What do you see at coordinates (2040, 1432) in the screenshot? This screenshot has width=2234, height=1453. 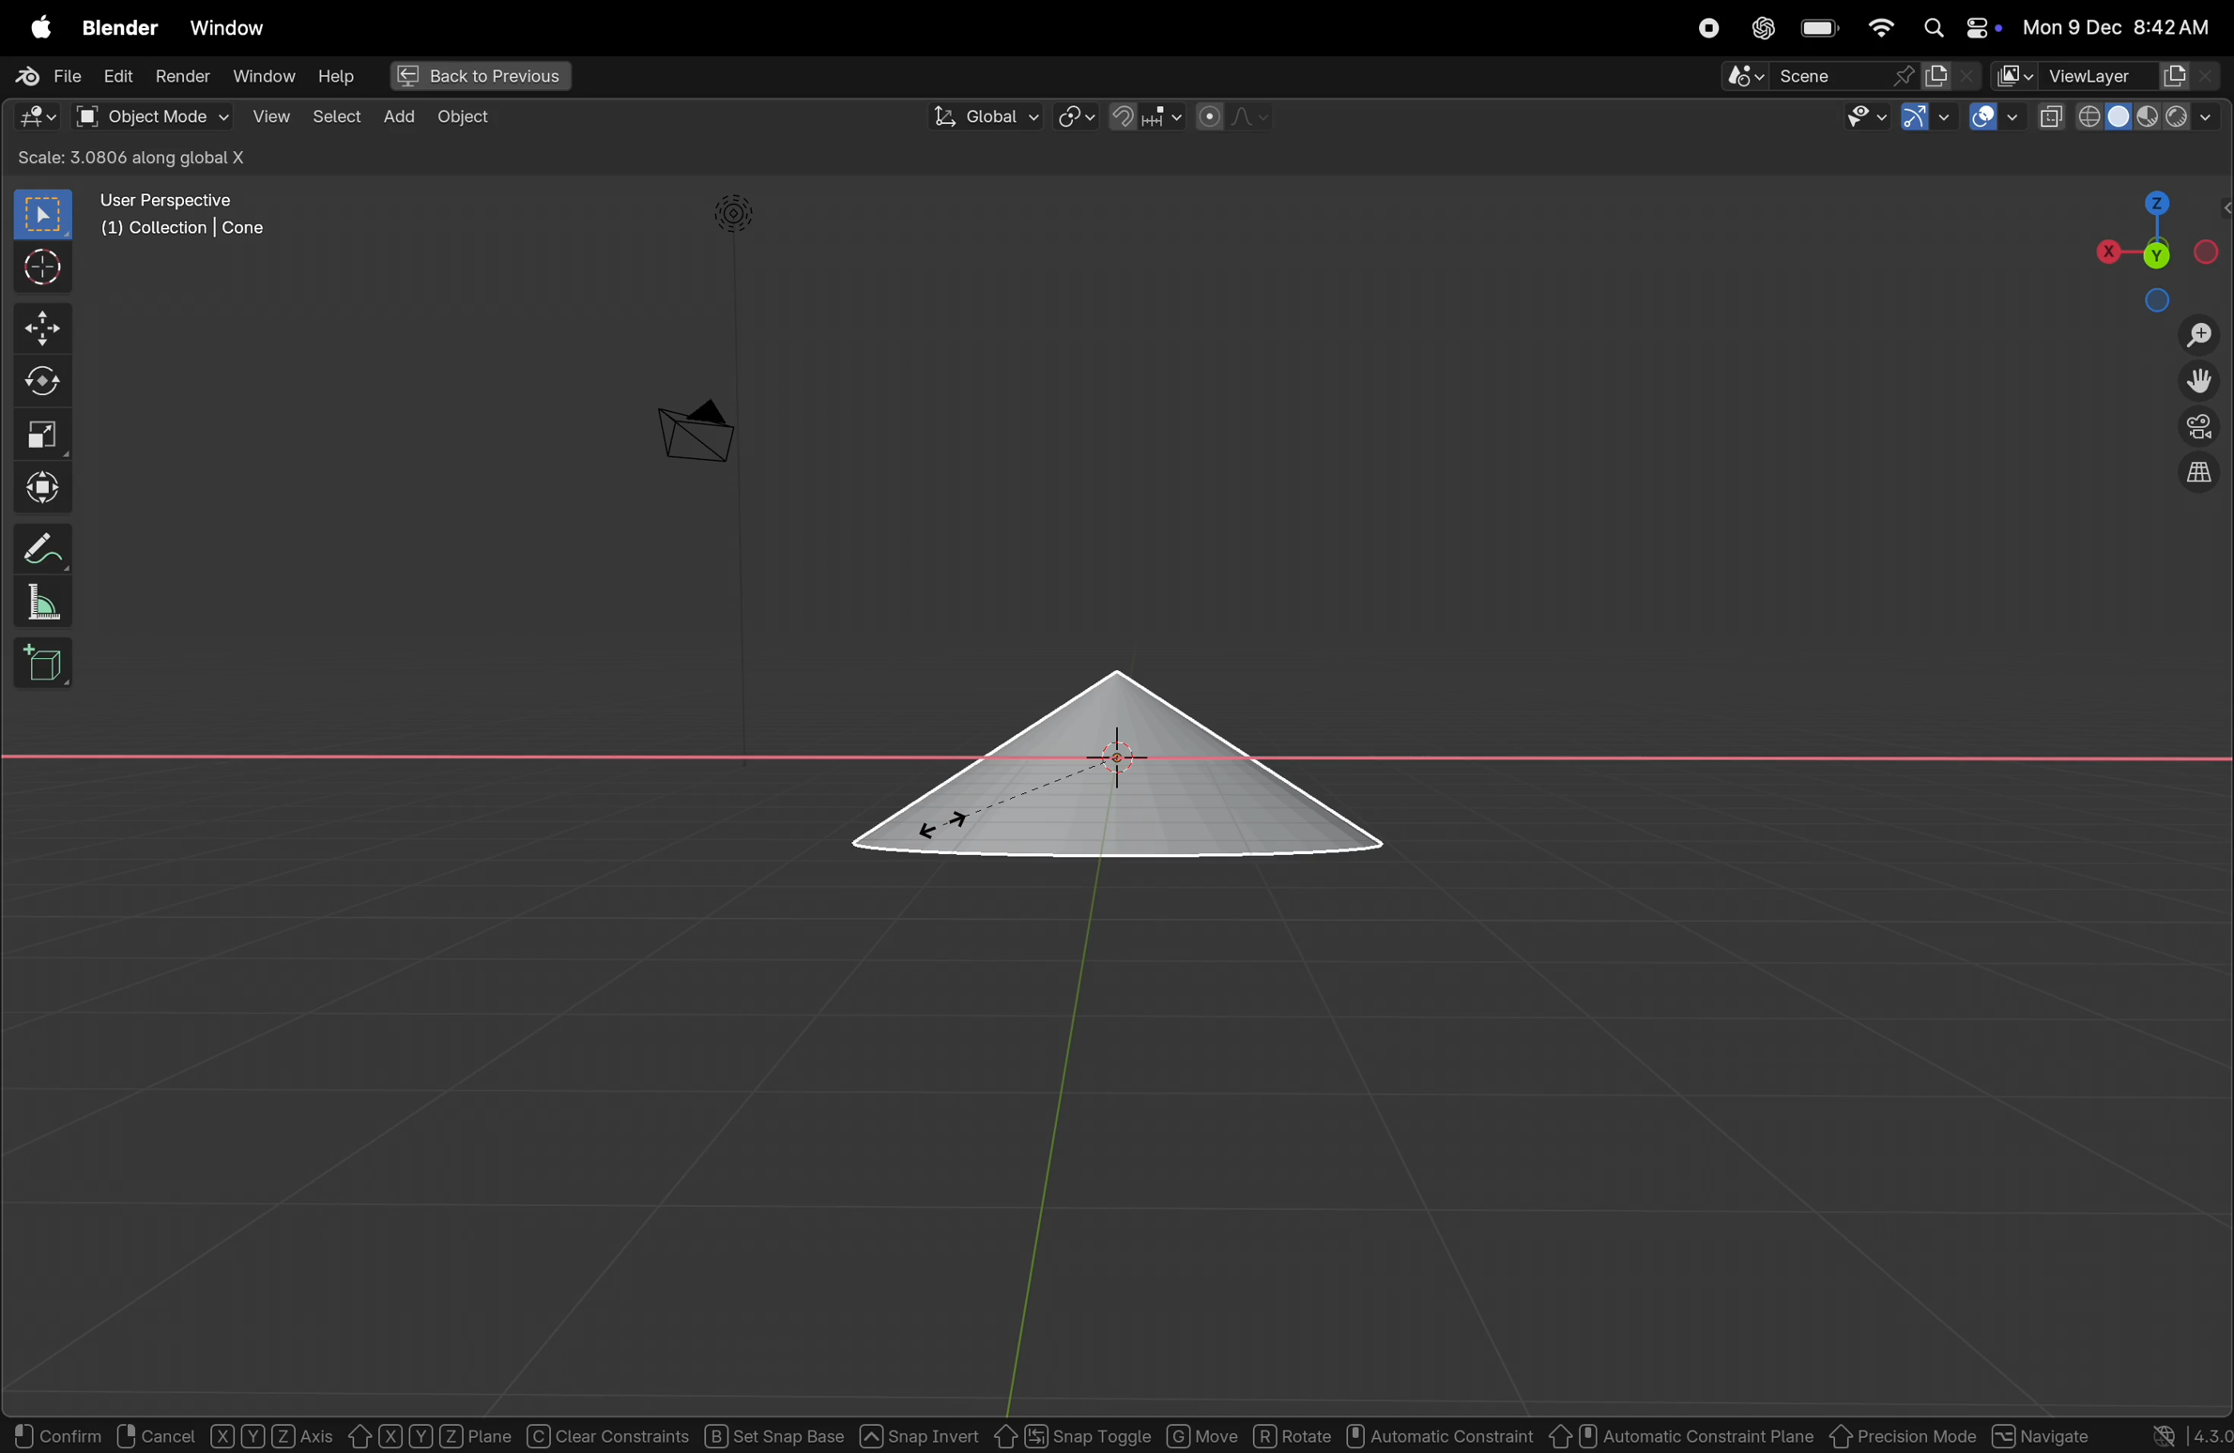 I see `Navigate` at bounding box center [2040, 1432].